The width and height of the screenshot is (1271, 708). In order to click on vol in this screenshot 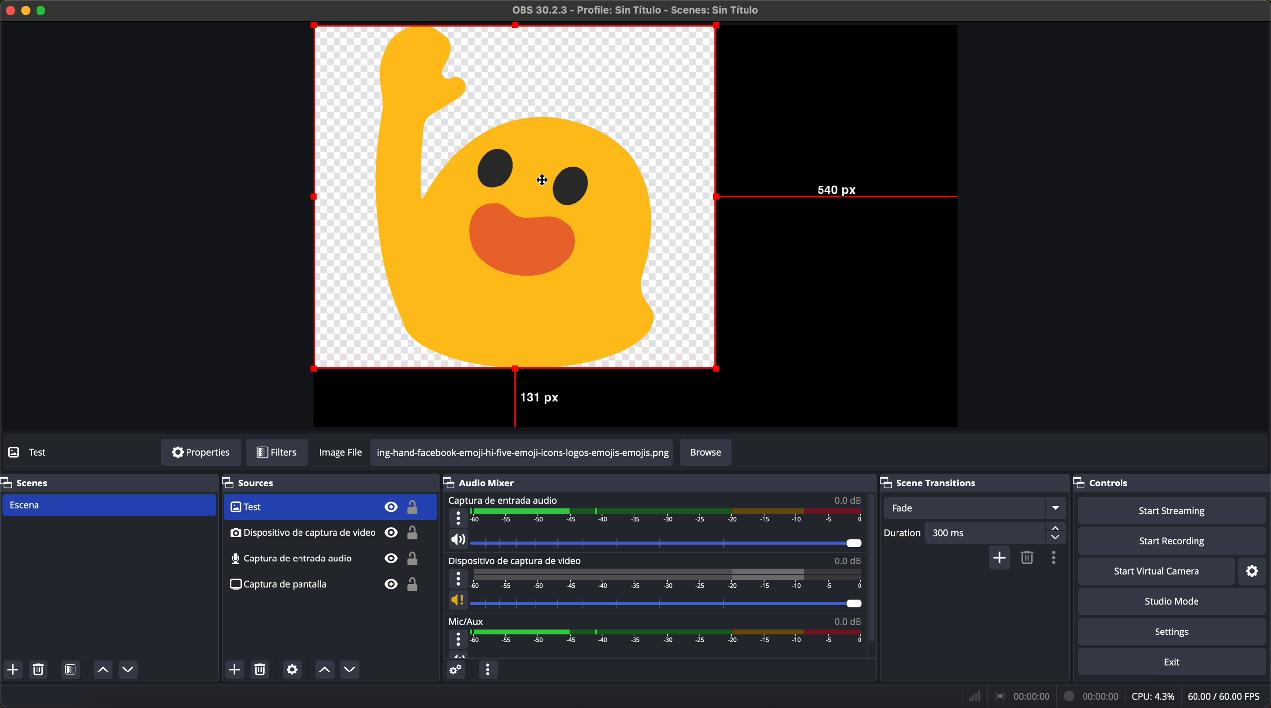, I will do `click(656, 540)`.